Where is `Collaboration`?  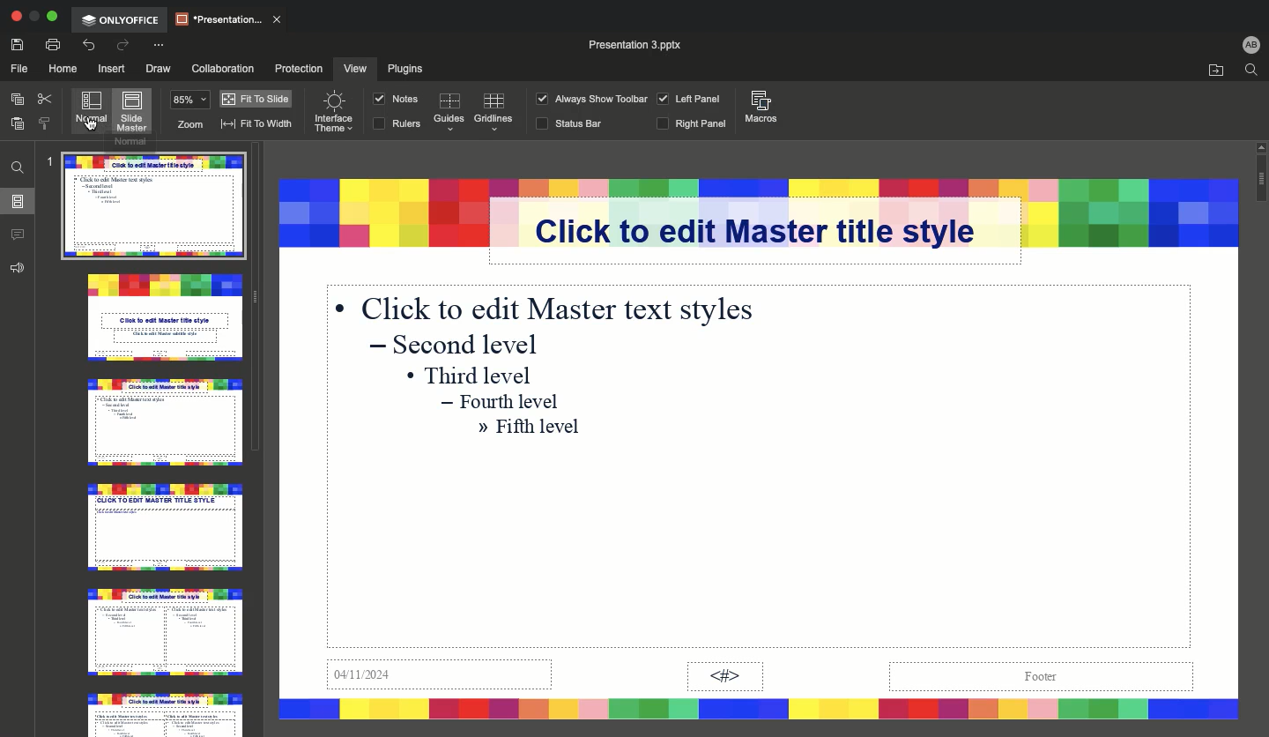 Collaboration is located at coordinates (222, 68).